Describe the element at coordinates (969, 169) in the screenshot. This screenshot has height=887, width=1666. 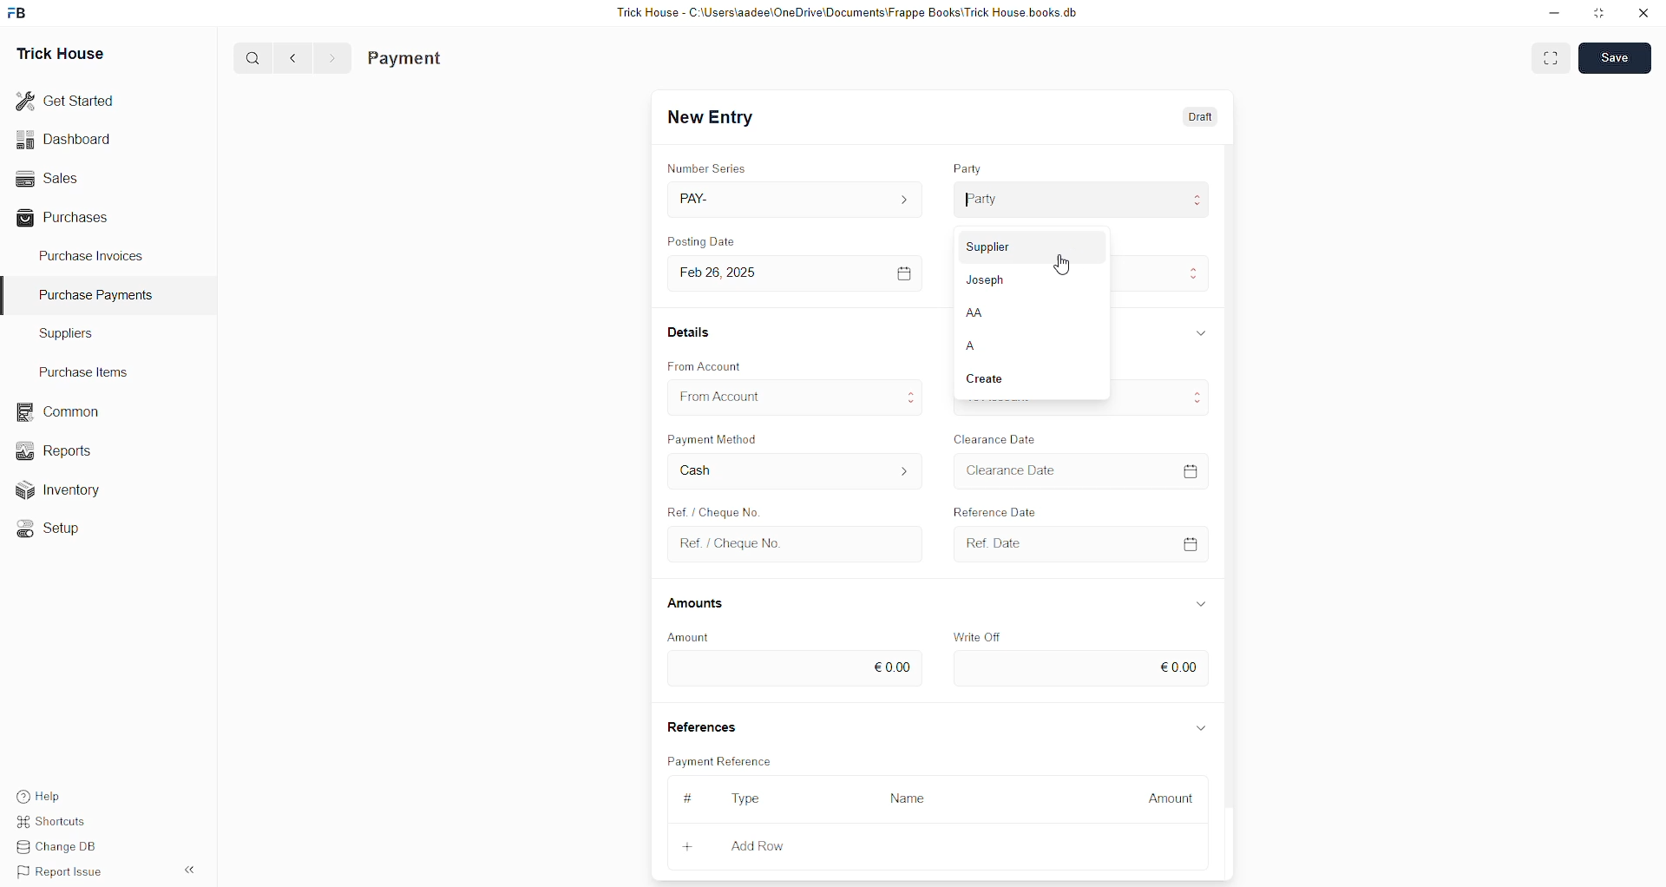
I see `Party` at that location.